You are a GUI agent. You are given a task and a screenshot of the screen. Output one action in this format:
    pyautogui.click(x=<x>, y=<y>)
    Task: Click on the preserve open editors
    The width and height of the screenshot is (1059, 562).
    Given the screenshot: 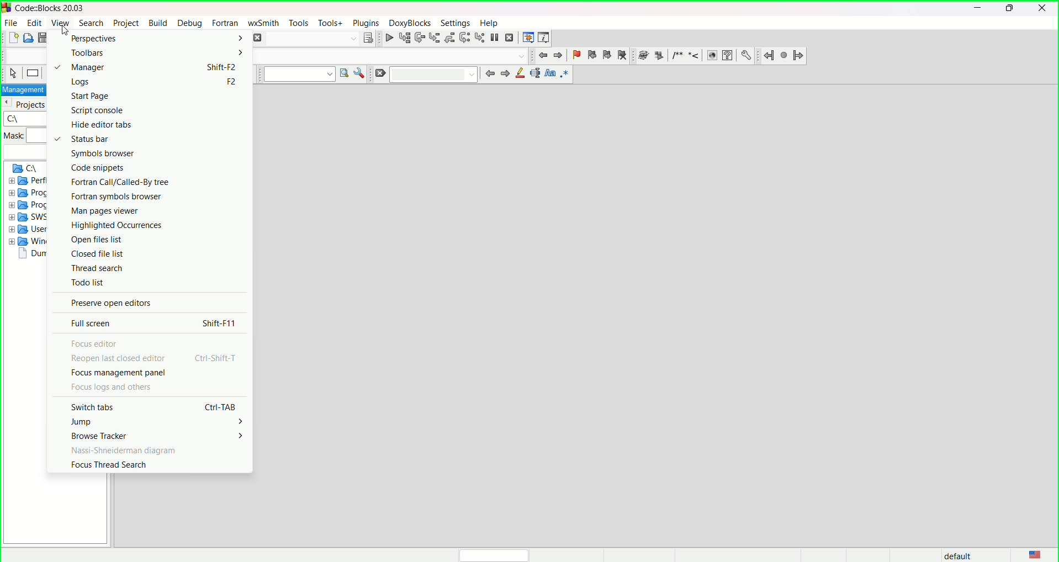 What is the action you would take?
    pyautogui.click(x=111, y=302)
    